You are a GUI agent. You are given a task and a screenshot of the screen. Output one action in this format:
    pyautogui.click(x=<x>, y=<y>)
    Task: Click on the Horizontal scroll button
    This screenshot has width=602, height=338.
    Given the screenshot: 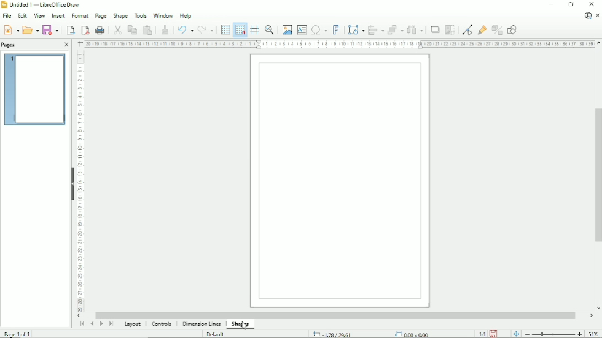 What is the action you would take?
    pyautogui.click(x=591, y=315)
    